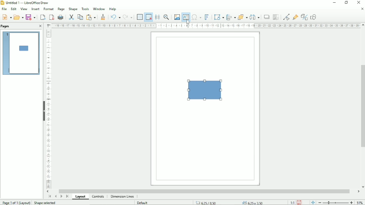  I want to click on Insert fontwork text, so click(207, 17).